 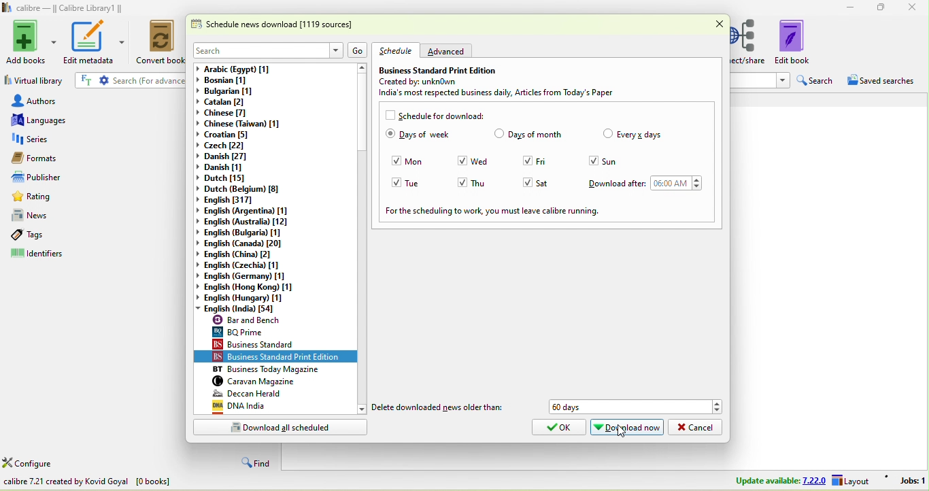 I want to click on 06:00 am, so click(x=671, y=184).